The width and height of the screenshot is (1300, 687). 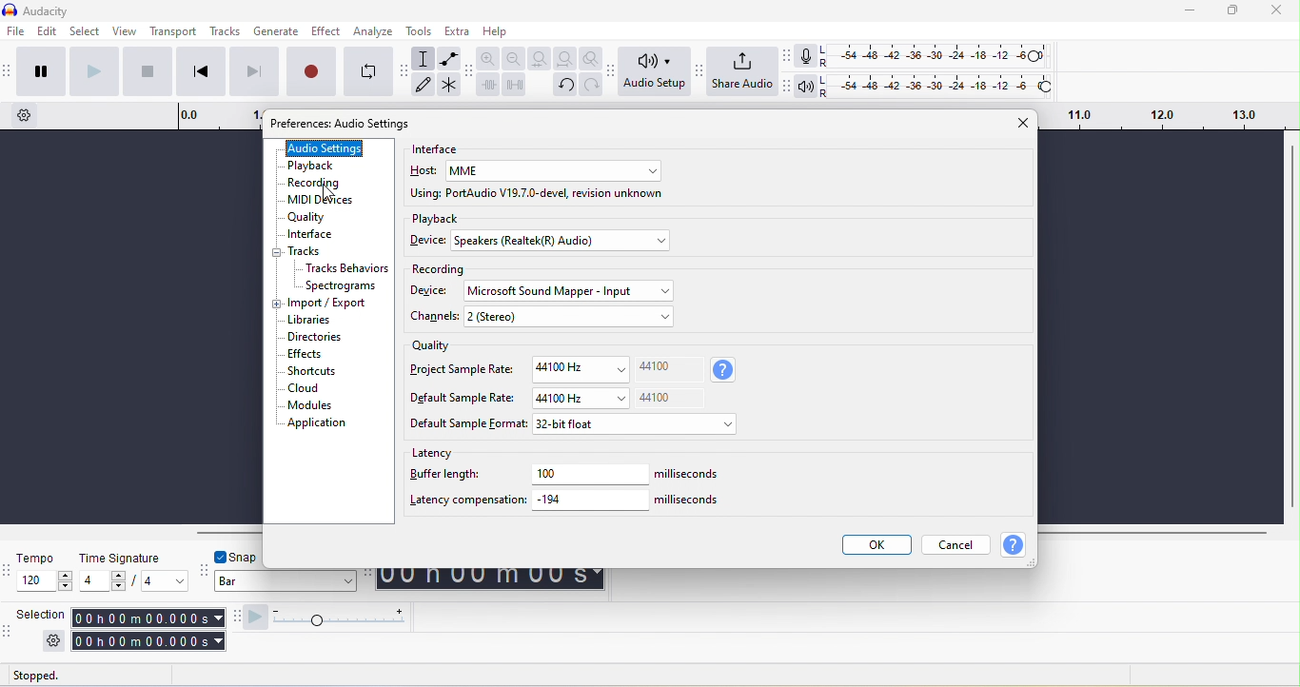 What do you see at coordinates (238, 616) in the screenshot?
I see `audacity play at speed` at bounding box center [238, 616].